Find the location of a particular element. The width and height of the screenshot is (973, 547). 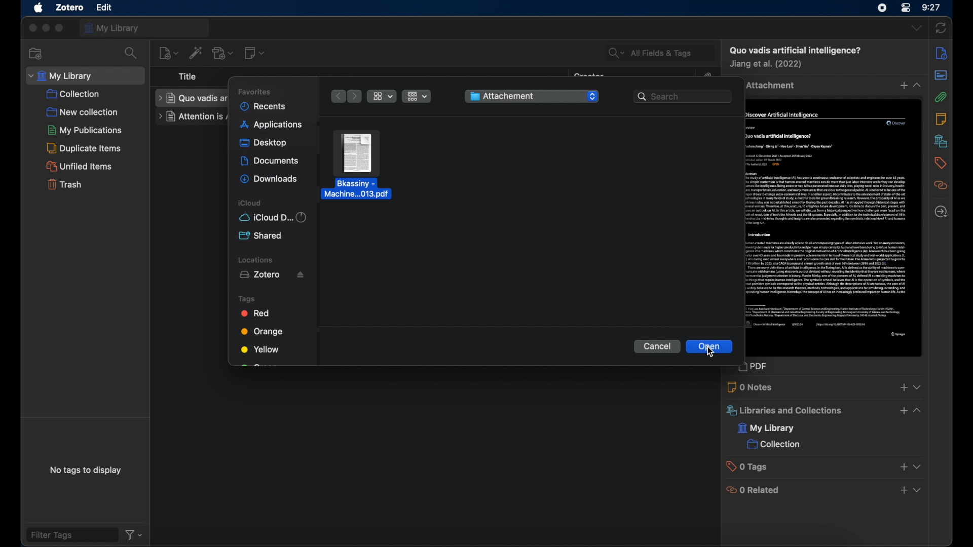

previous is located at coordinates (337, 96).